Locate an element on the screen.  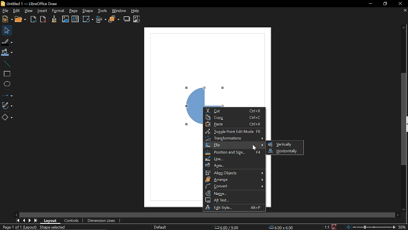
Close is located at coordinates (400, 4).